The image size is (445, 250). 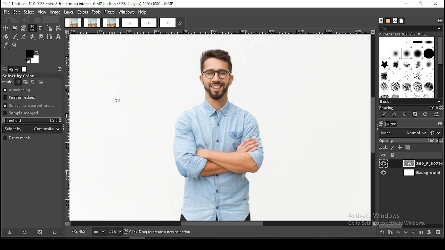 What do you see at coordinates (411, 226) in the screenshot?
I see `scroll bar` at bounding box center [411, 226].